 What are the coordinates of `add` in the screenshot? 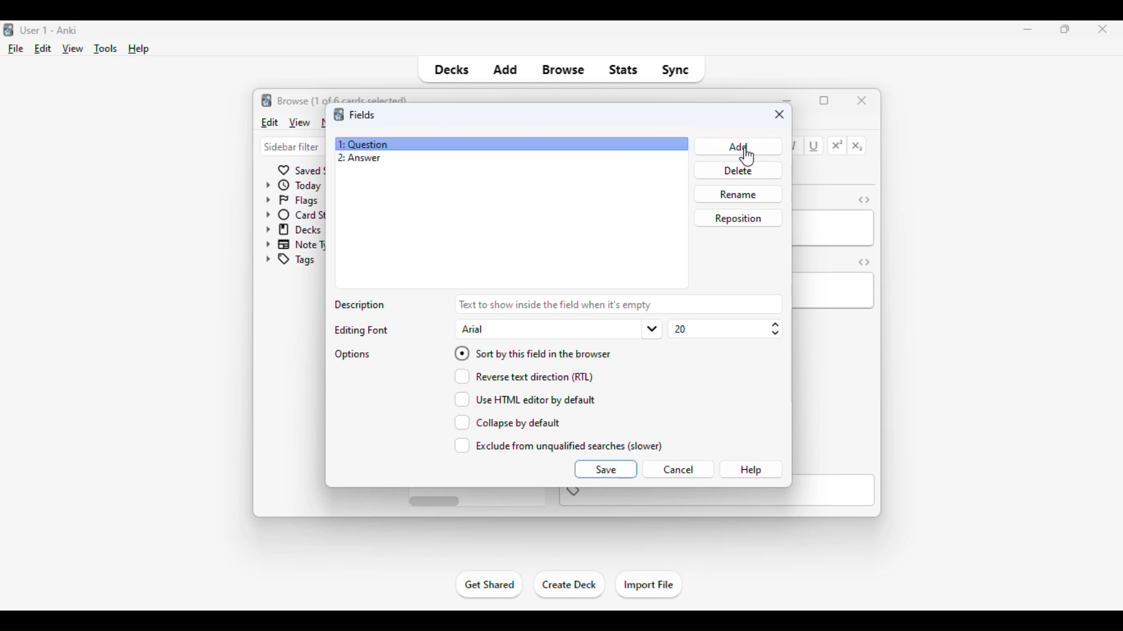 It's located at (505, 70).